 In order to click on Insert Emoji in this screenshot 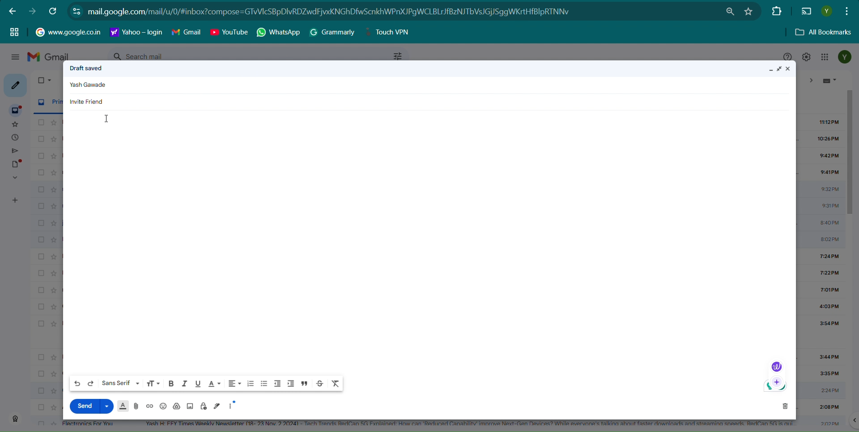, I will do `click(163, 407)`.